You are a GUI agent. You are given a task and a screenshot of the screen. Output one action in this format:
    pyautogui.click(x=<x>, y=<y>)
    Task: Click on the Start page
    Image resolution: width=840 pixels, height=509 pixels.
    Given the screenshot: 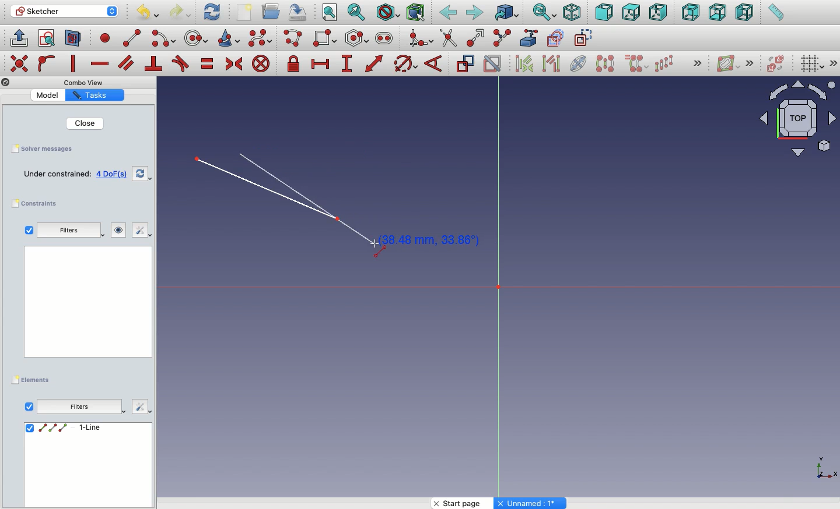 What is the action you would take?
    pyautogui.click(x=463, y=503)
    